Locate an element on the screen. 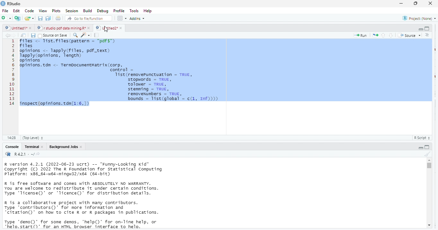  compile report is located at coordinates (97, 35).